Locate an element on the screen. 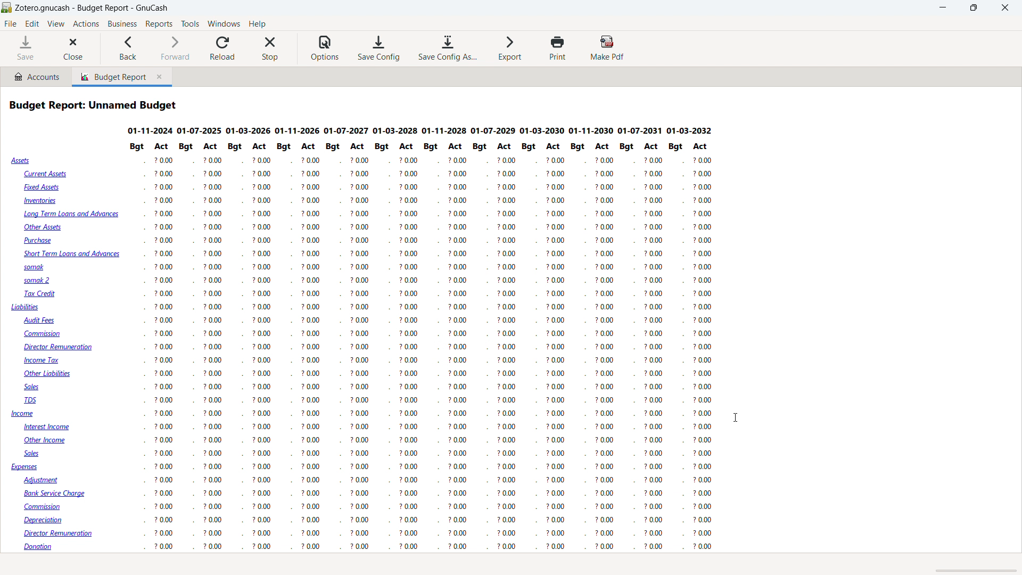 The image size is (1022, 575). reload is located at coordinates (223, 48).